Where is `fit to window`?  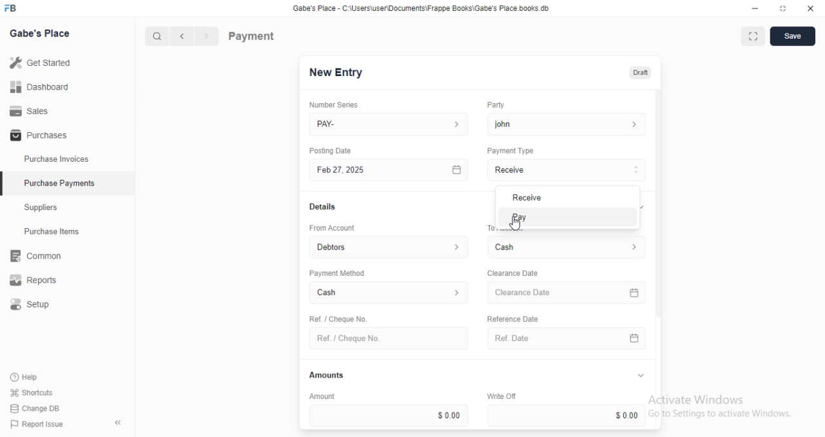 fit to window is located at coordinates (753, 37).